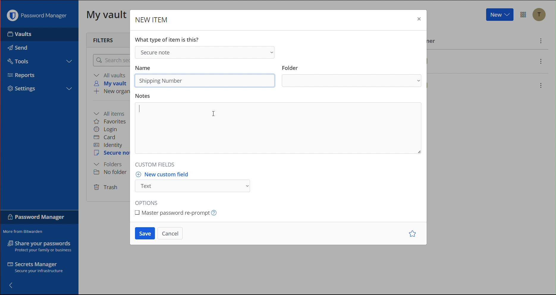 The width and height of the screenshot is (556, 295). Describe the element at coordinates (112, 173) in the screenshot. I see `No folder` at that location.